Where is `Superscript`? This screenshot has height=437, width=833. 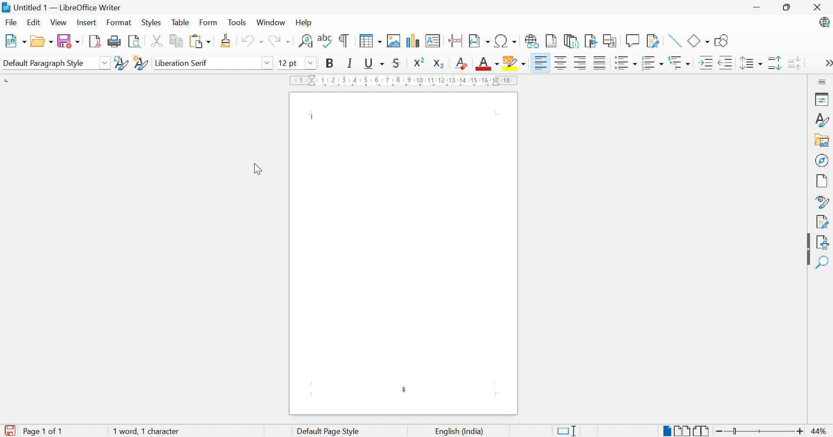
Superscript is located at coordinates (419, 62).